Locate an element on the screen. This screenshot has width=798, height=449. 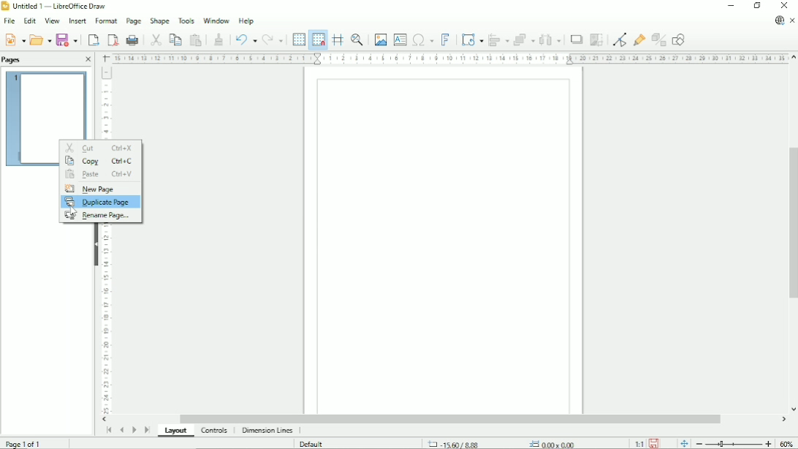
Page is located at coordinates (133, 21).